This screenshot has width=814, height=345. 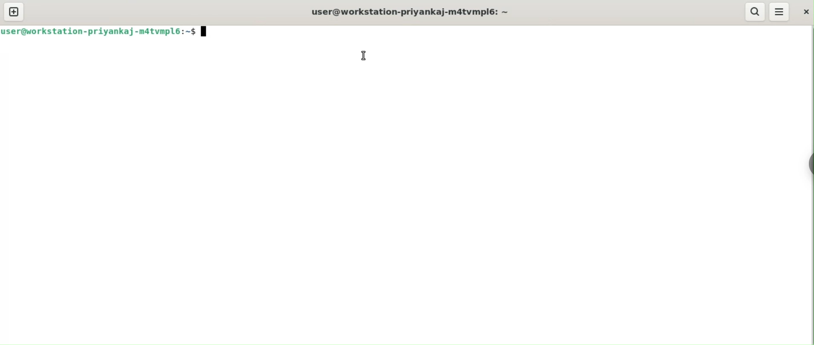 I want to click on chrome option, so click(x=809, y=162).